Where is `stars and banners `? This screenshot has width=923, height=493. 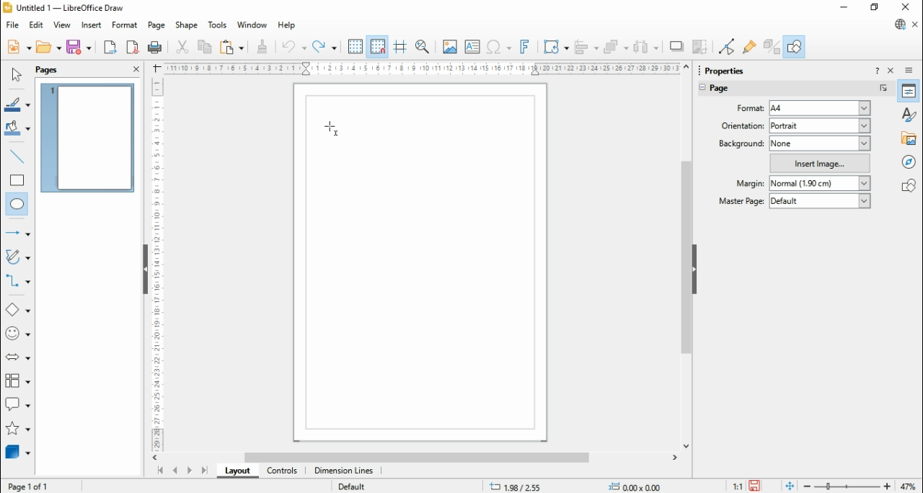
stars and banners  is located at coordinates (17, 430).